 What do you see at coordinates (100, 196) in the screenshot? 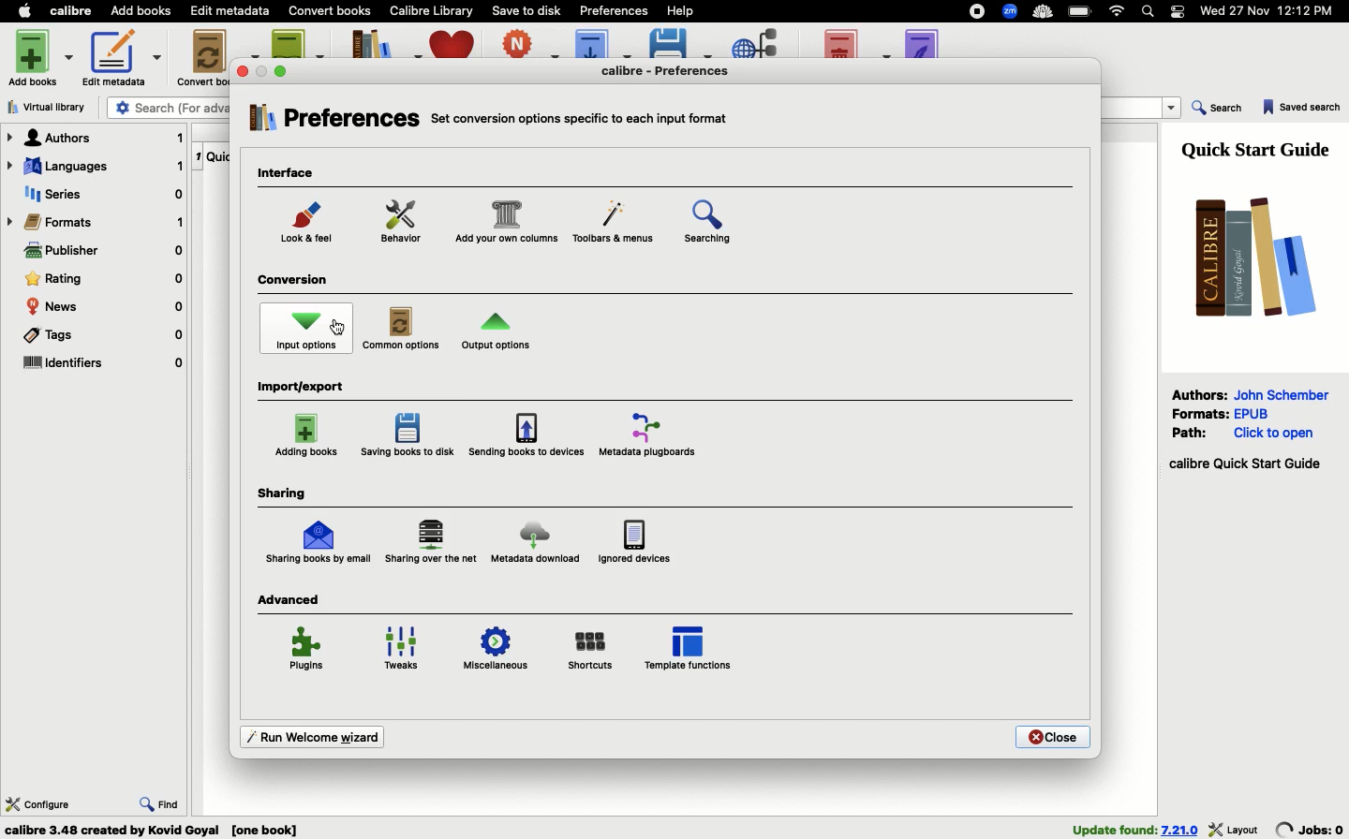
I see `Series` at bounding box center [100, 196].